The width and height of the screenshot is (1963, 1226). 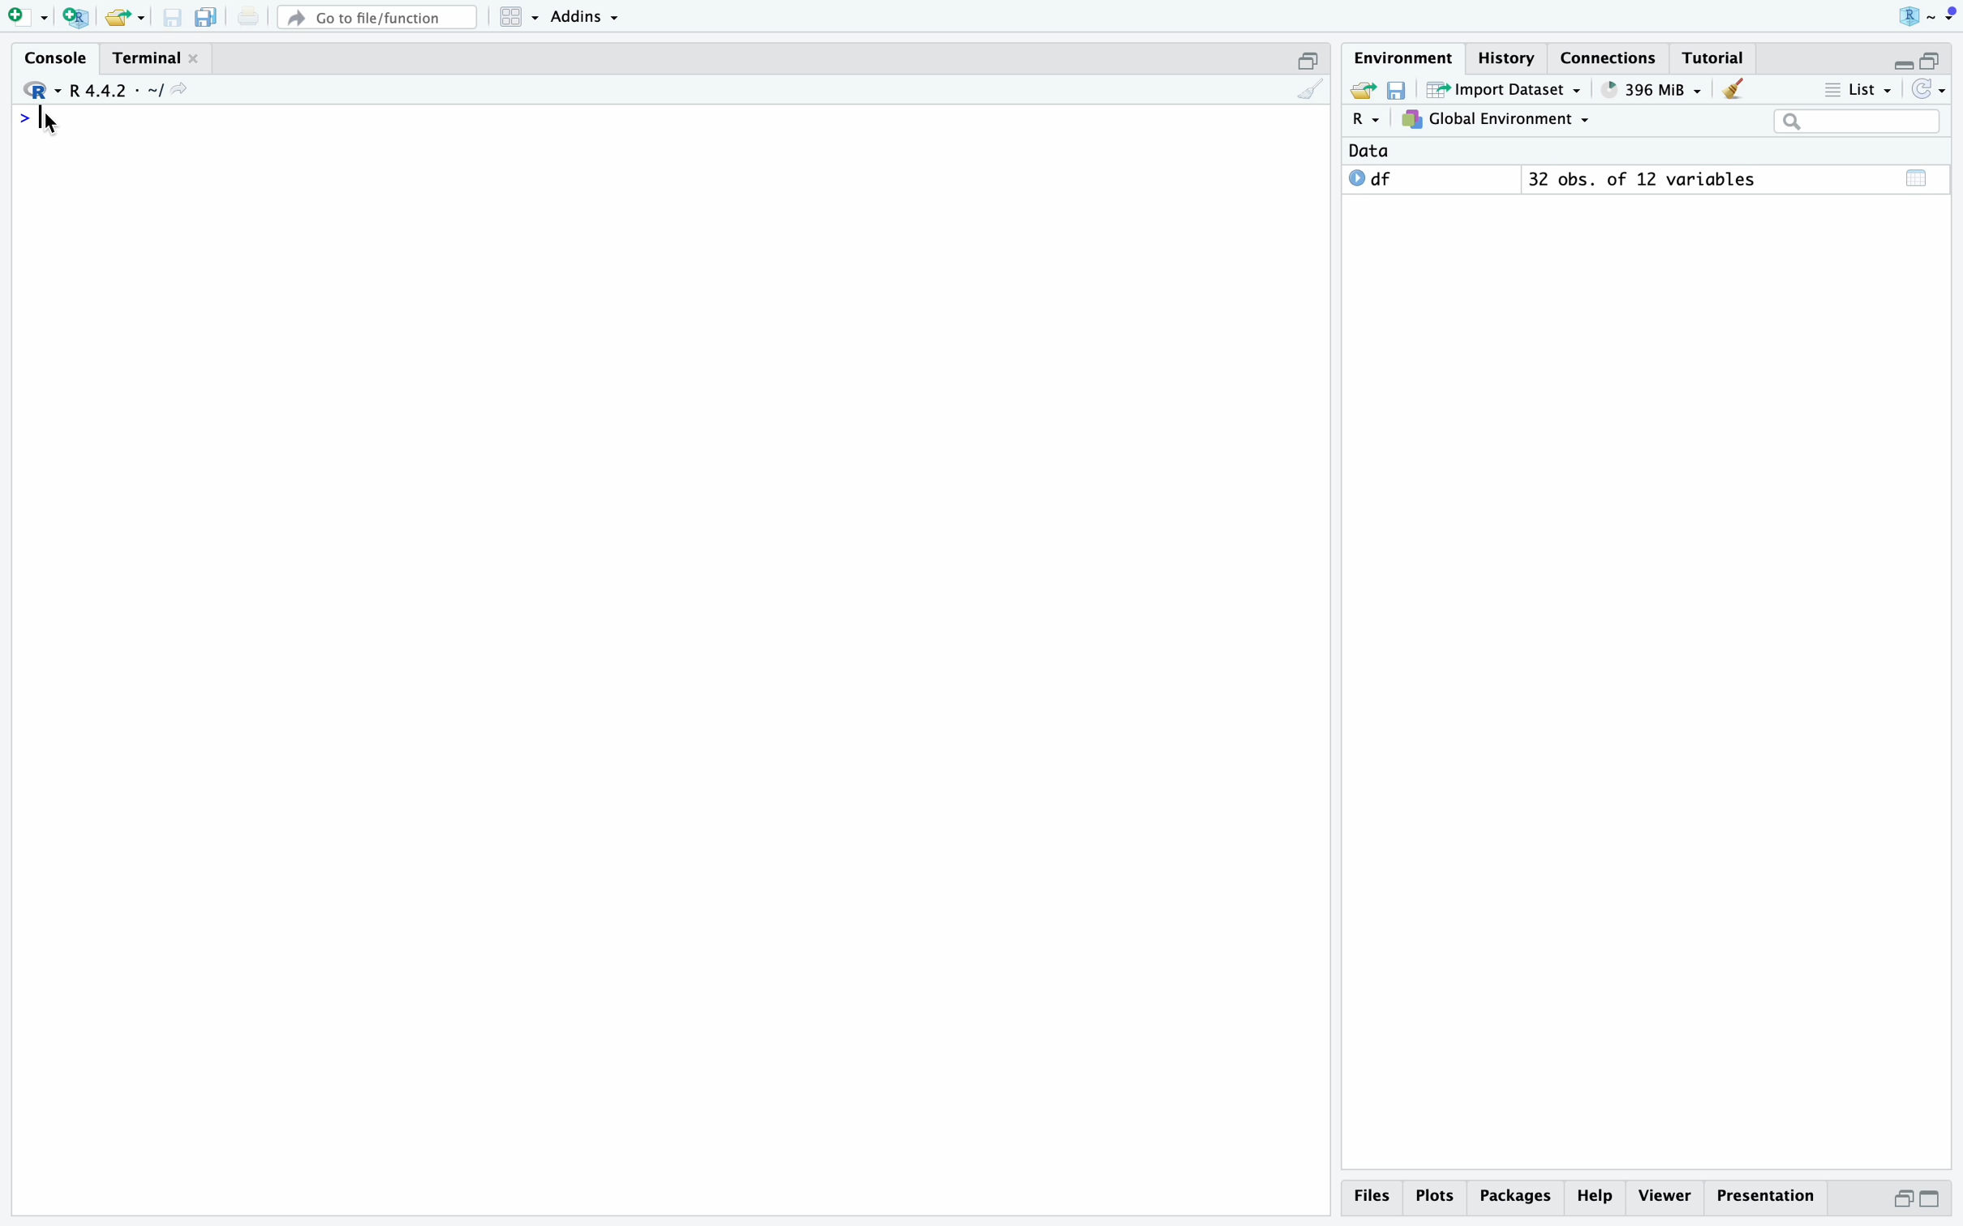 I want to click on plots, so click(x=1437, y=1198).